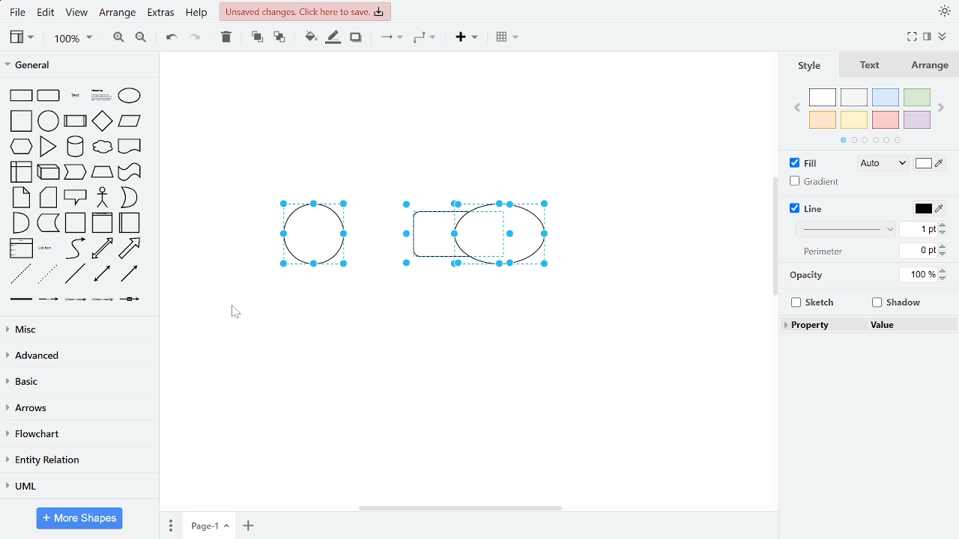 Image resolution: width=959 pixels, height=539 pixels. What do you see at coordinates (103, 249) in the screenshot?
I see `bidirectional arrow` at bounding box center [103, 249].